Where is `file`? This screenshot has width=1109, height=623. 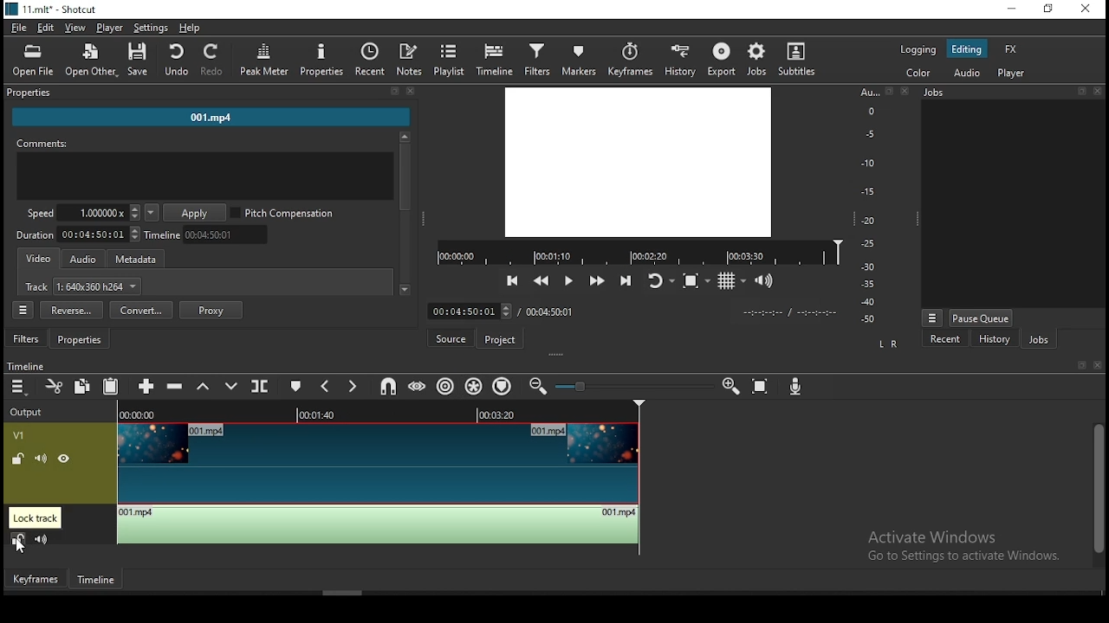 file is located at coordinates (18, 27).